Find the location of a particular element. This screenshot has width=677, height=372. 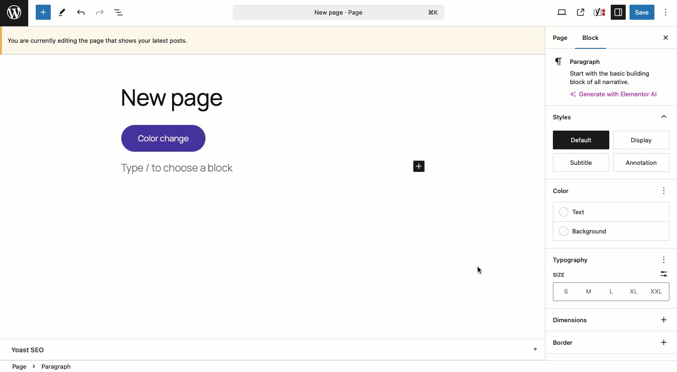

Add new block is located at coordinates (45, 13).